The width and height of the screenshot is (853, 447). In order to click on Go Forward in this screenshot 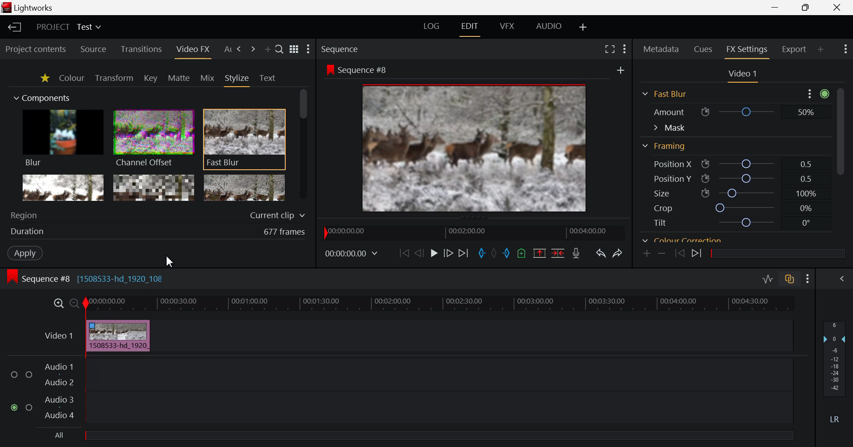, I will do `click(450, 255)`.